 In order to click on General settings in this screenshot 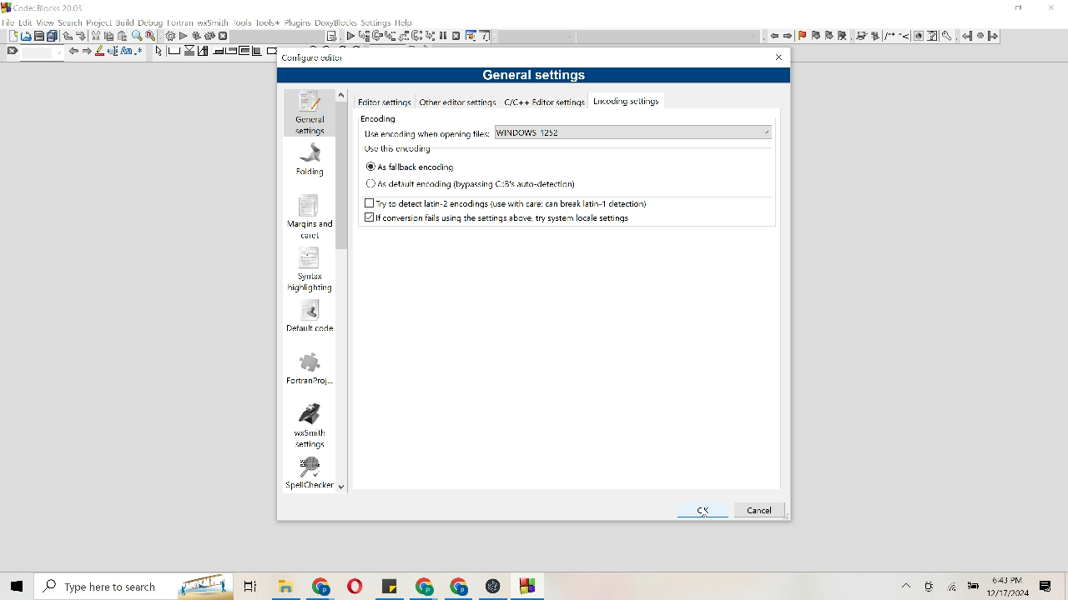, I will do `click(310, 112)`.